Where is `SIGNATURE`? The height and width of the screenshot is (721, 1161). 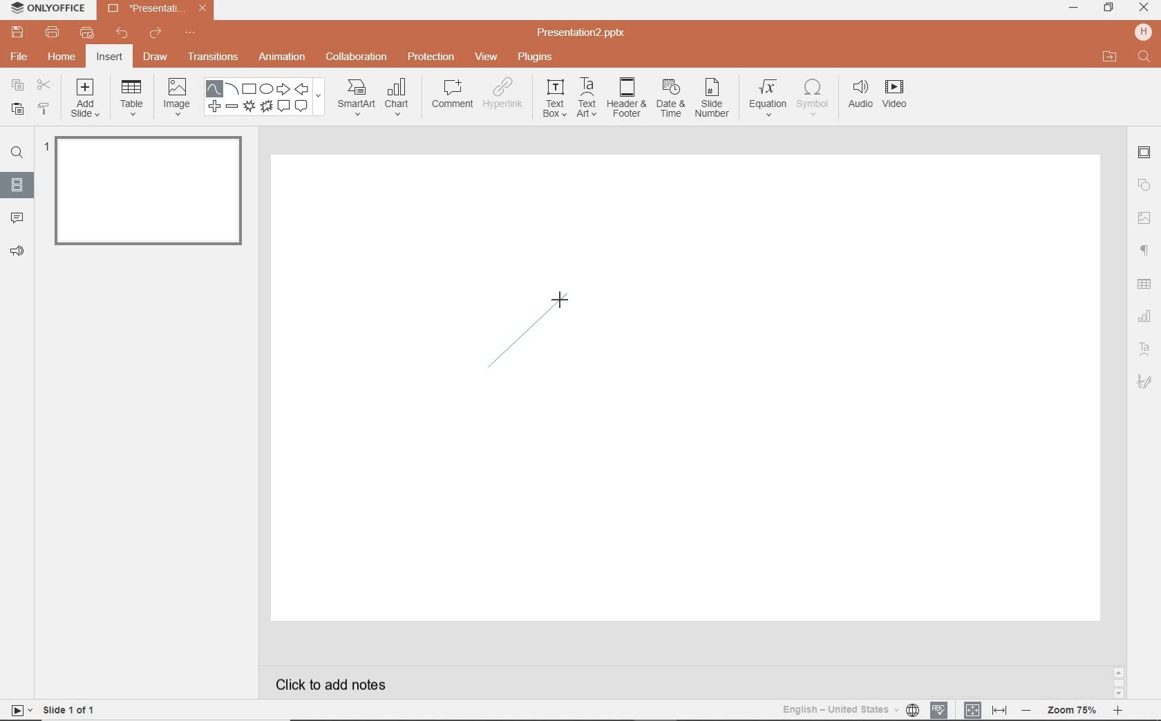
SIGNATURE is located at coordinates (1145, 383).